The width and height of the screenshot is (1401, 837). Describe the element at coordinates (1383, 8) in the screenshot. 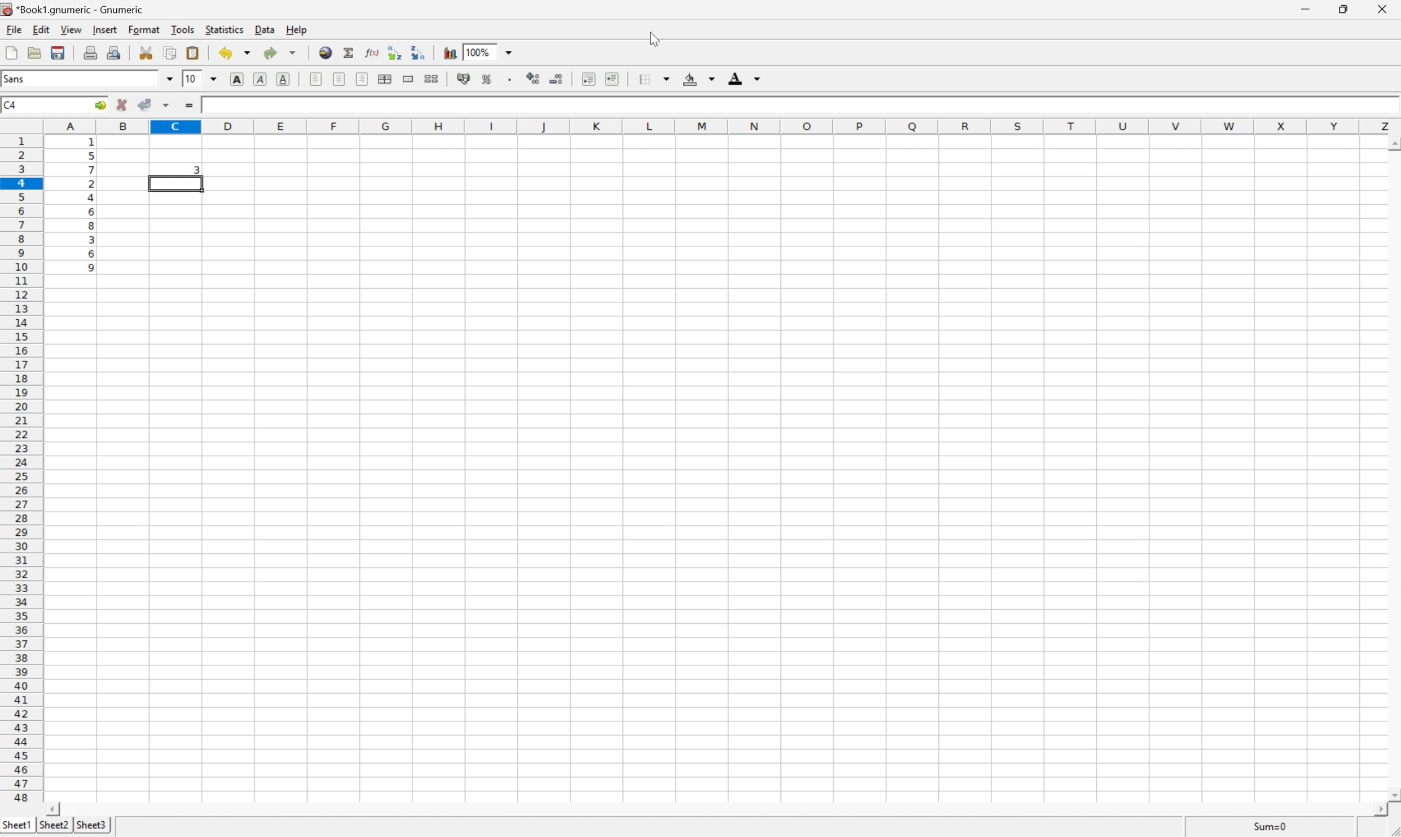

I see `close` at that location.